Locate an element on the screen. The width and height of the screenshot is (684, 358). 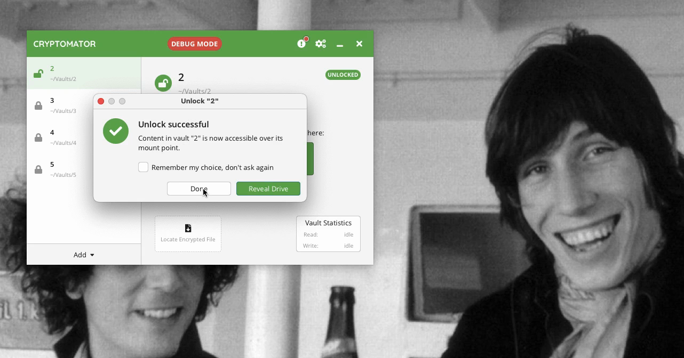
Unlock successful is located at coordinates (176, 124).